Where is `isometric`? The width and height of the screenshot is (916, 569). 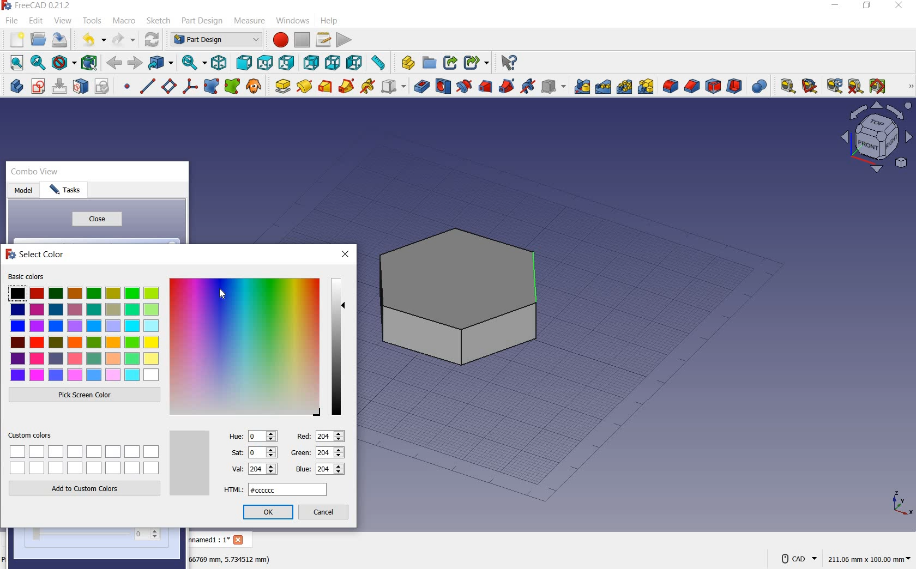
isometric is located at coordinates (221, 64).